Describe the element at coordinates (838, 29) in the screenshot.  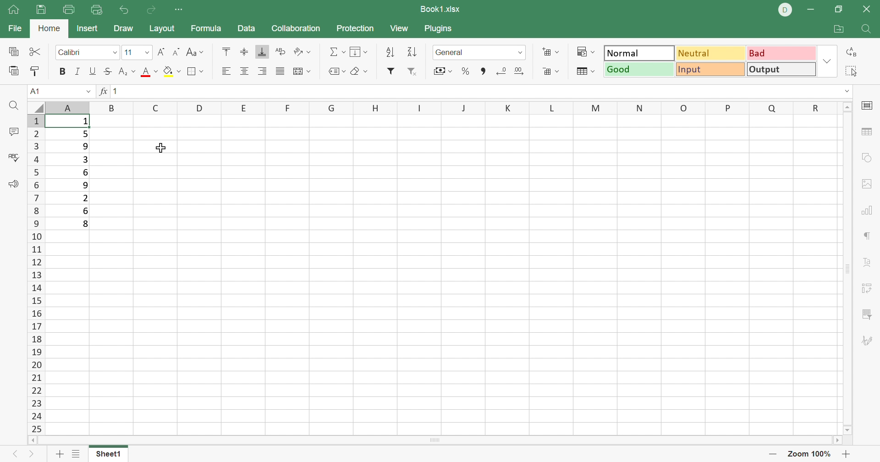
I see `Open file location` at that location.